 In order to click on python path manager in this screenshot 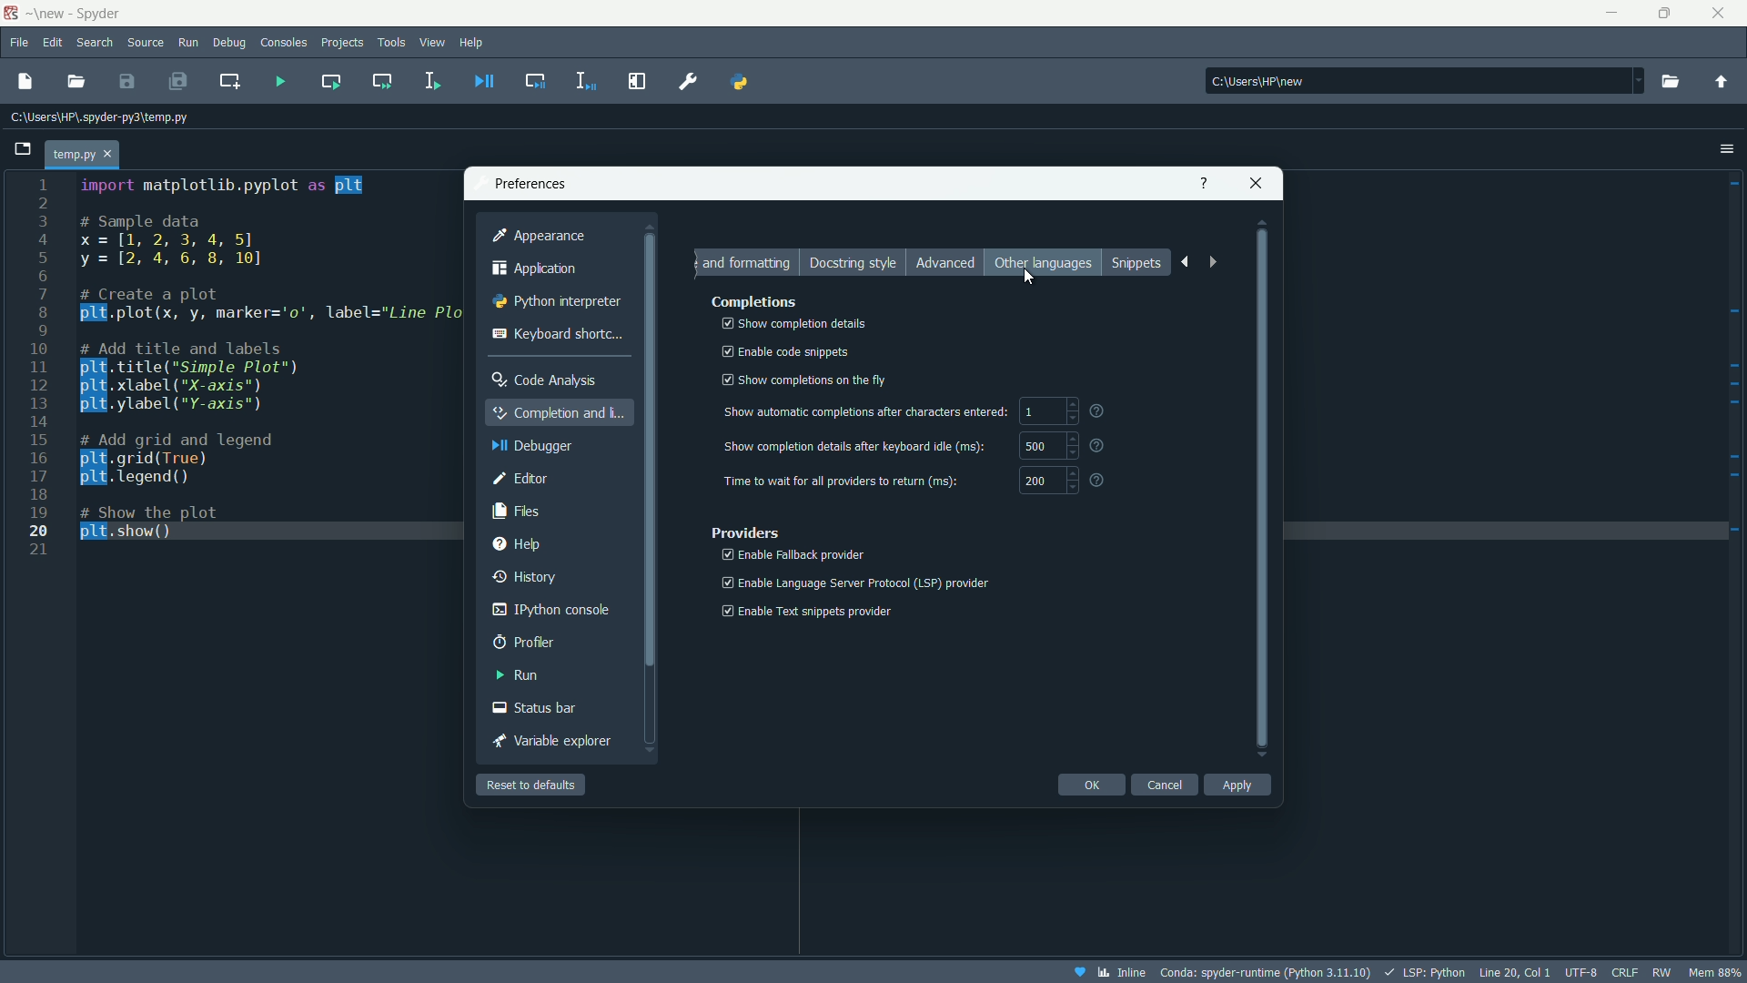, I will do `click(739, 81)`.